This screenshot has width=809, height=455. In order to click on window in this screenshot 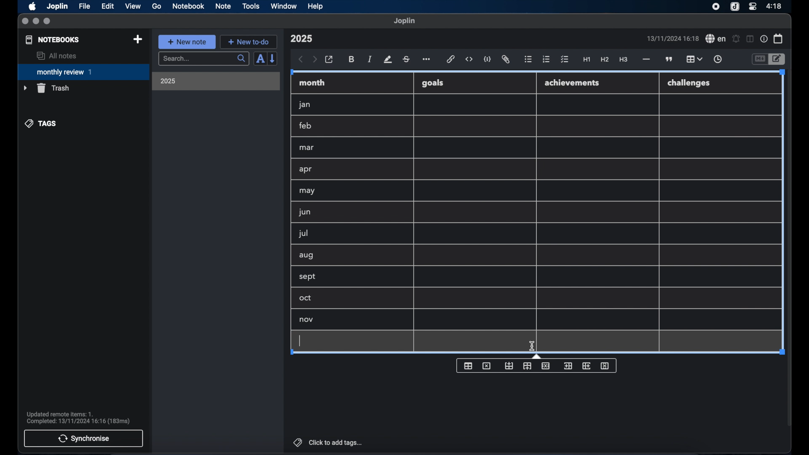, I will do `click(284, 6)`.